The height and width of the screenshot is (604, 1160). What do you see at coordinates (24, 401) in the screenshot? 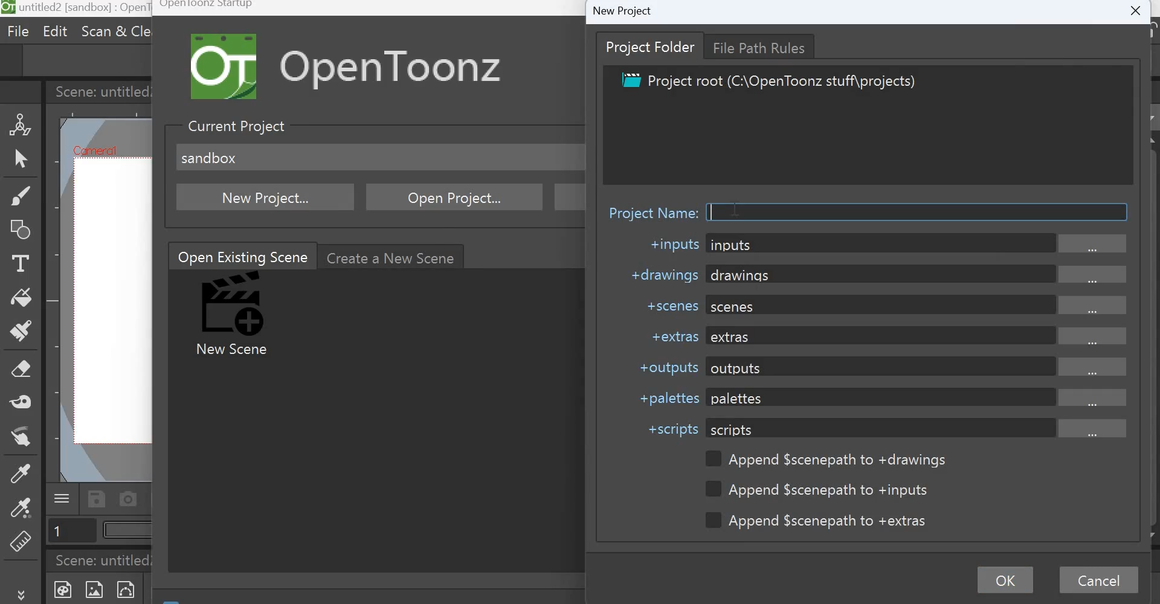
I see `Tape tool` at bounding box center [24, 401].